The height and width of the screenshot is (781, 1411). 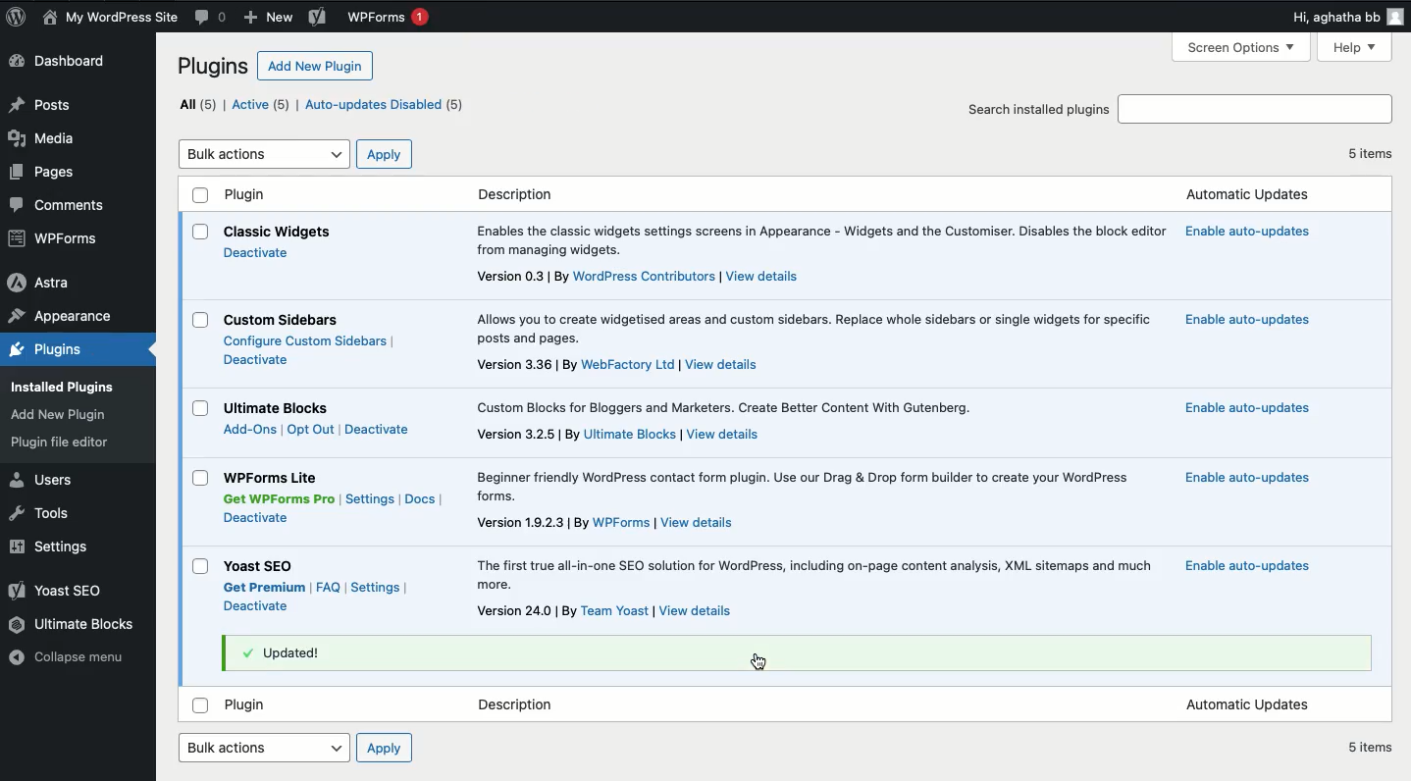 I want to click on Plugin, so click(x=248, y=194).